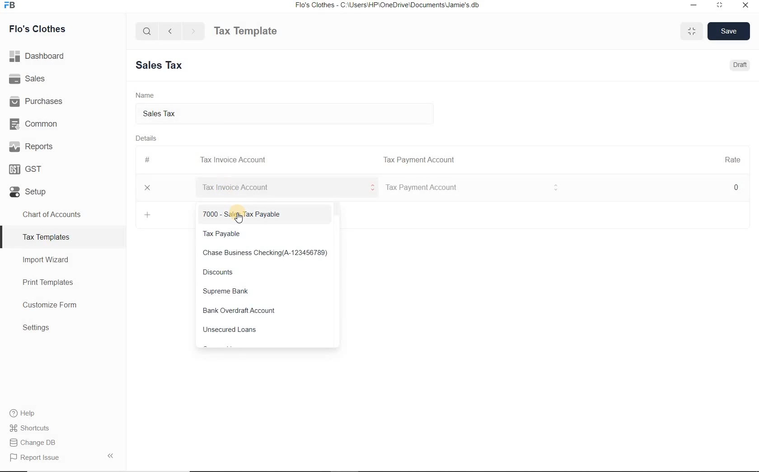  Describe the element at coordinates (472, 188) in the screenshot. I see `Tax Invoice account` at that location.